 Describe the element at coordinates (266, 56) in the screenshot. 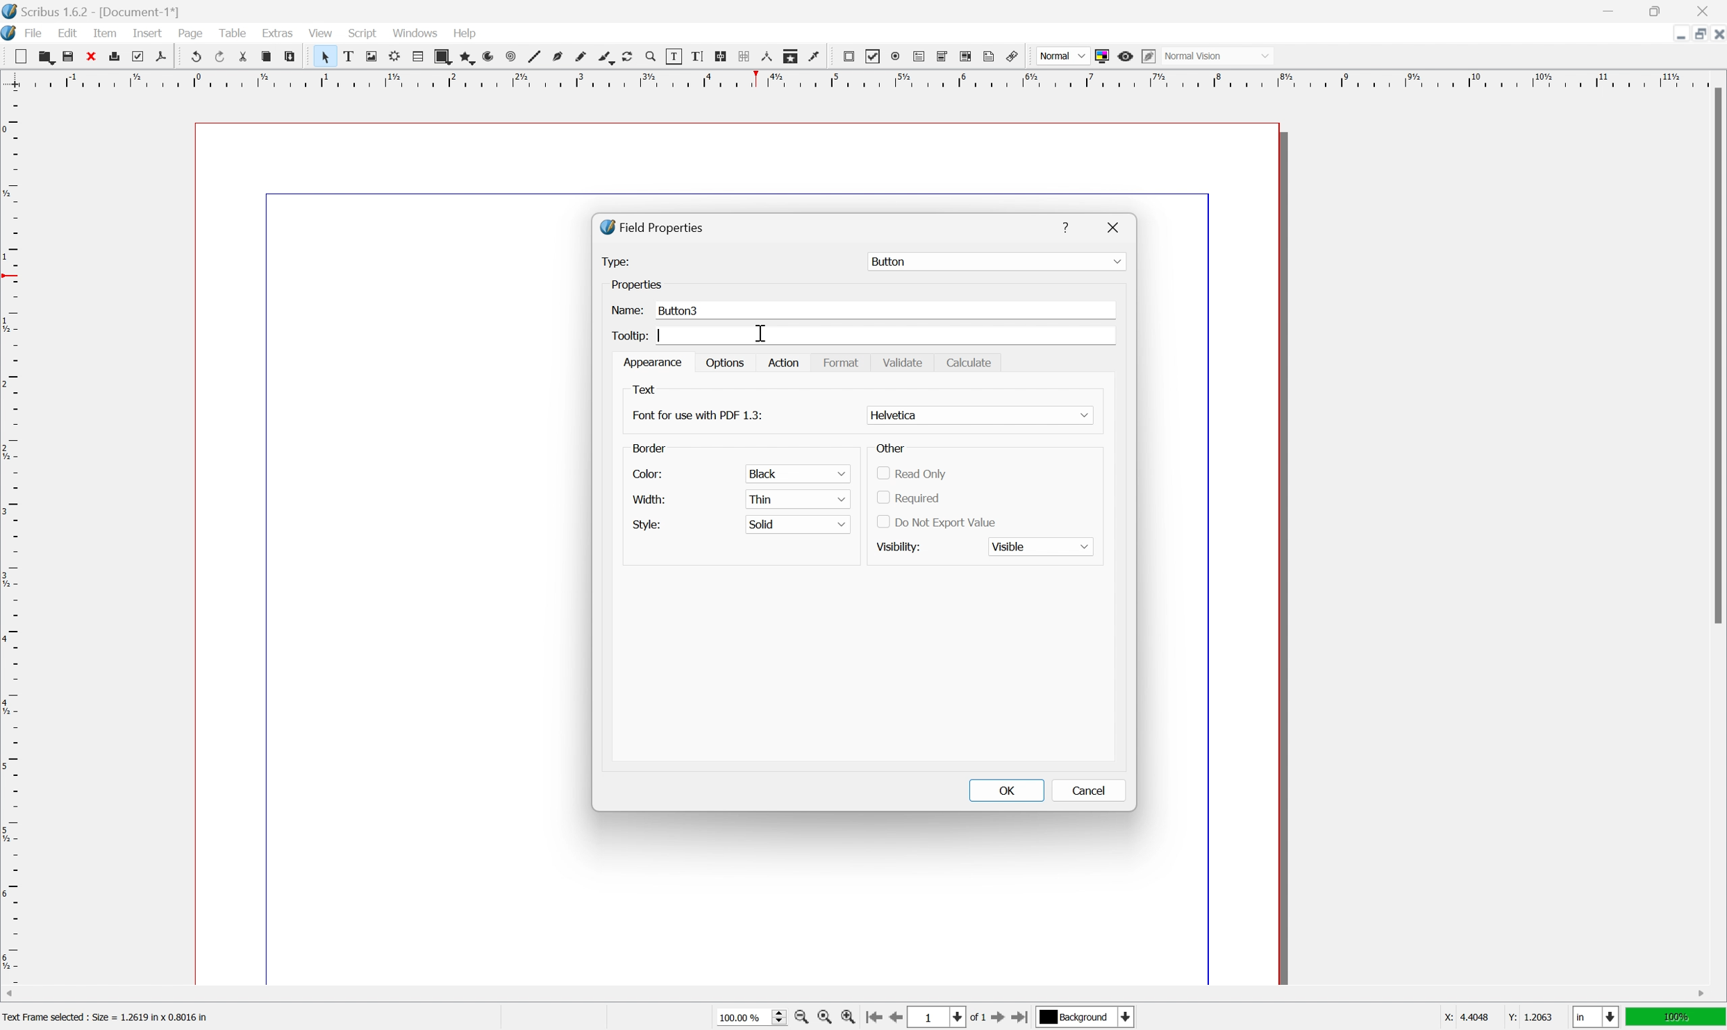

I see `copy` at that location.